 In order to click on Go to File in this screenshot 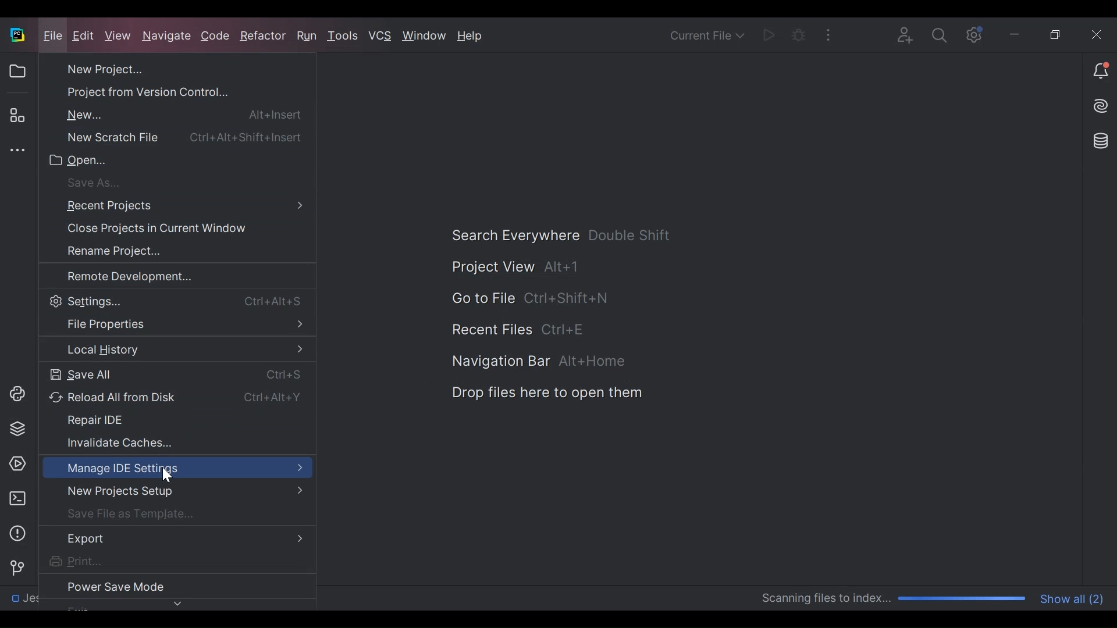, I will do `click(528, 299)`.